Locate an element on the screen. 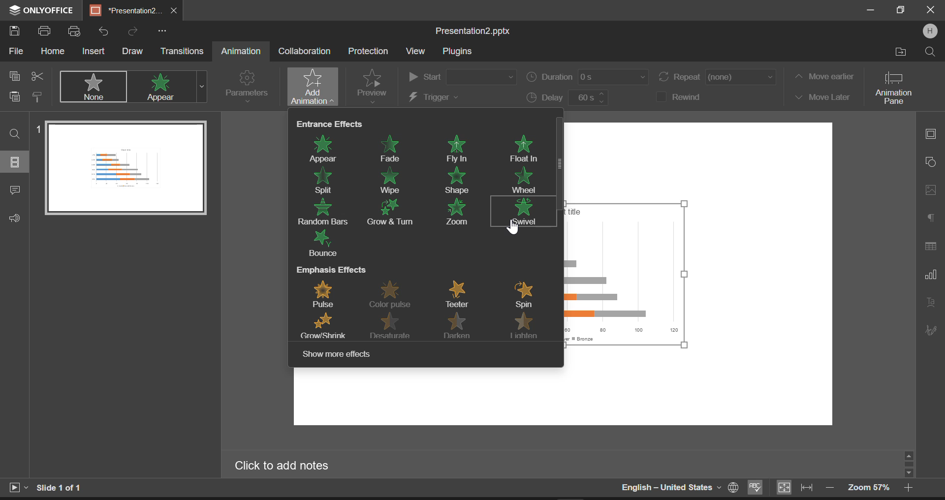 Image resolution: width=945 pixels, height=500 pixels. Lighten is located at coordinates (526, 329).